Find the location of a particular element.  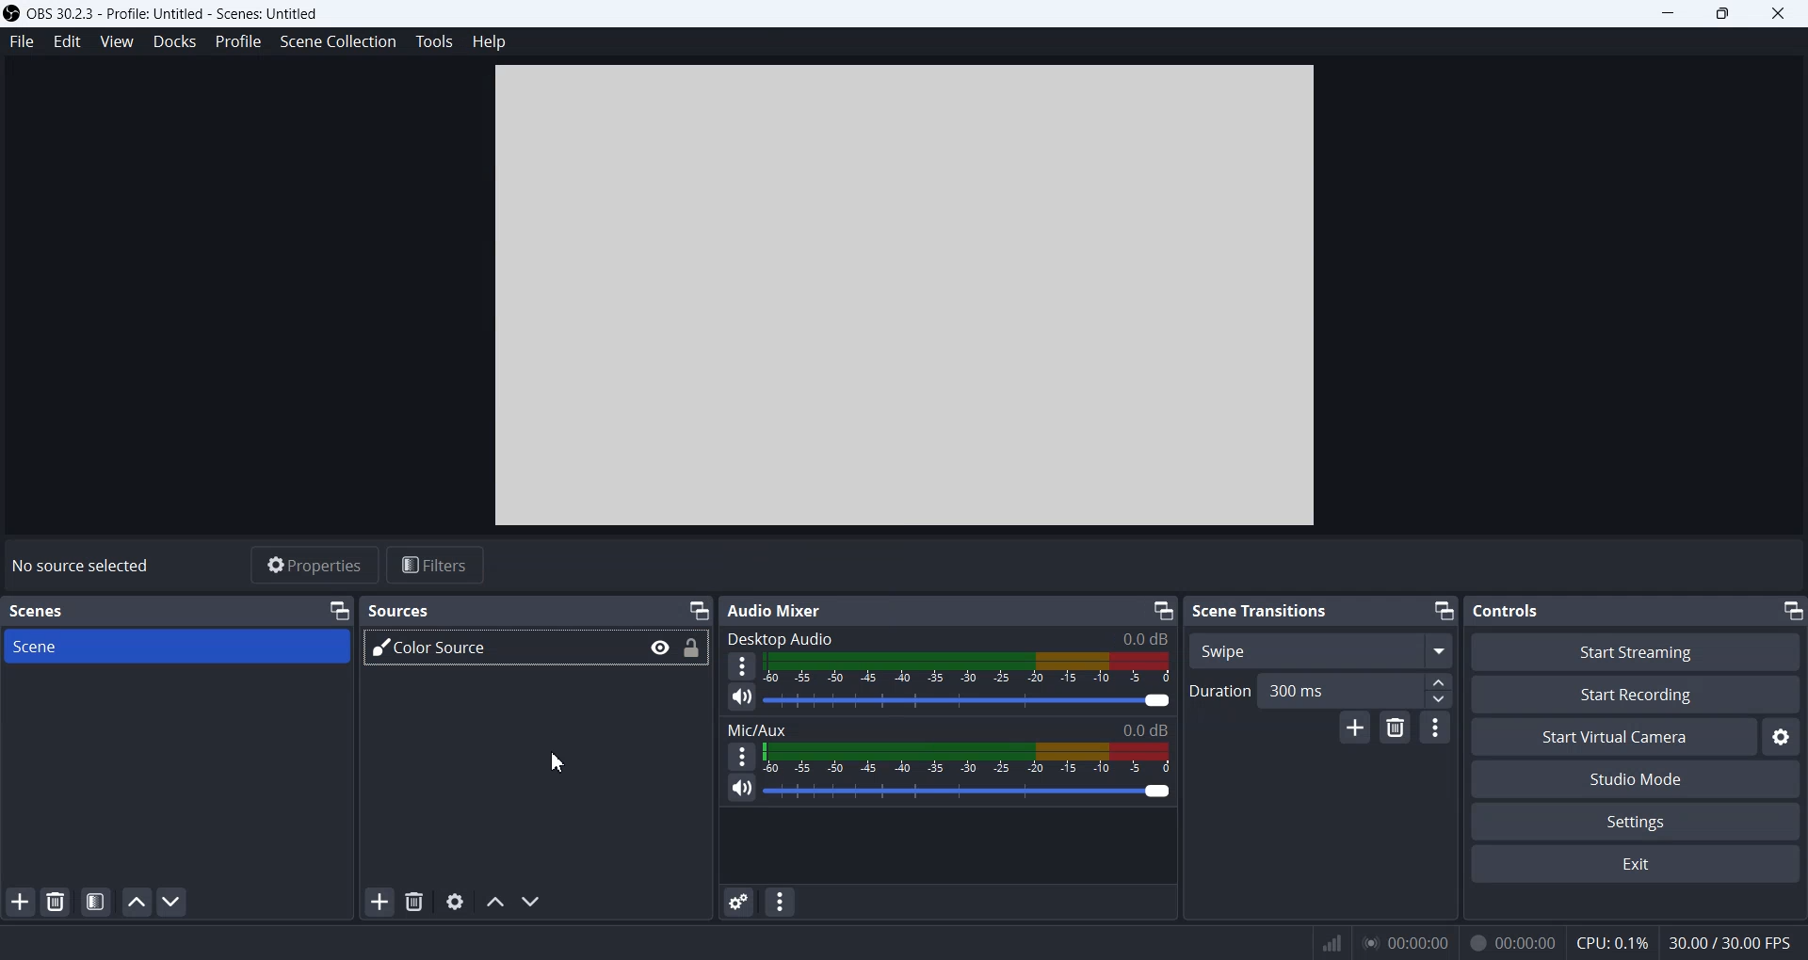

300 ms is located at coordinates (1356, 690).